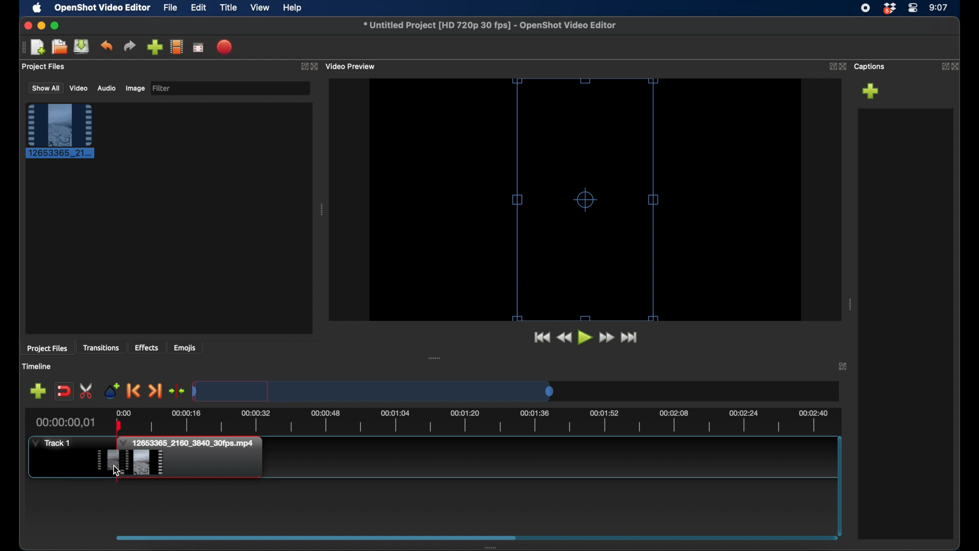  What do you see at coordinates (20, 47) in the screenshot?
I see `drag handle` at bounding box center [20, 47].